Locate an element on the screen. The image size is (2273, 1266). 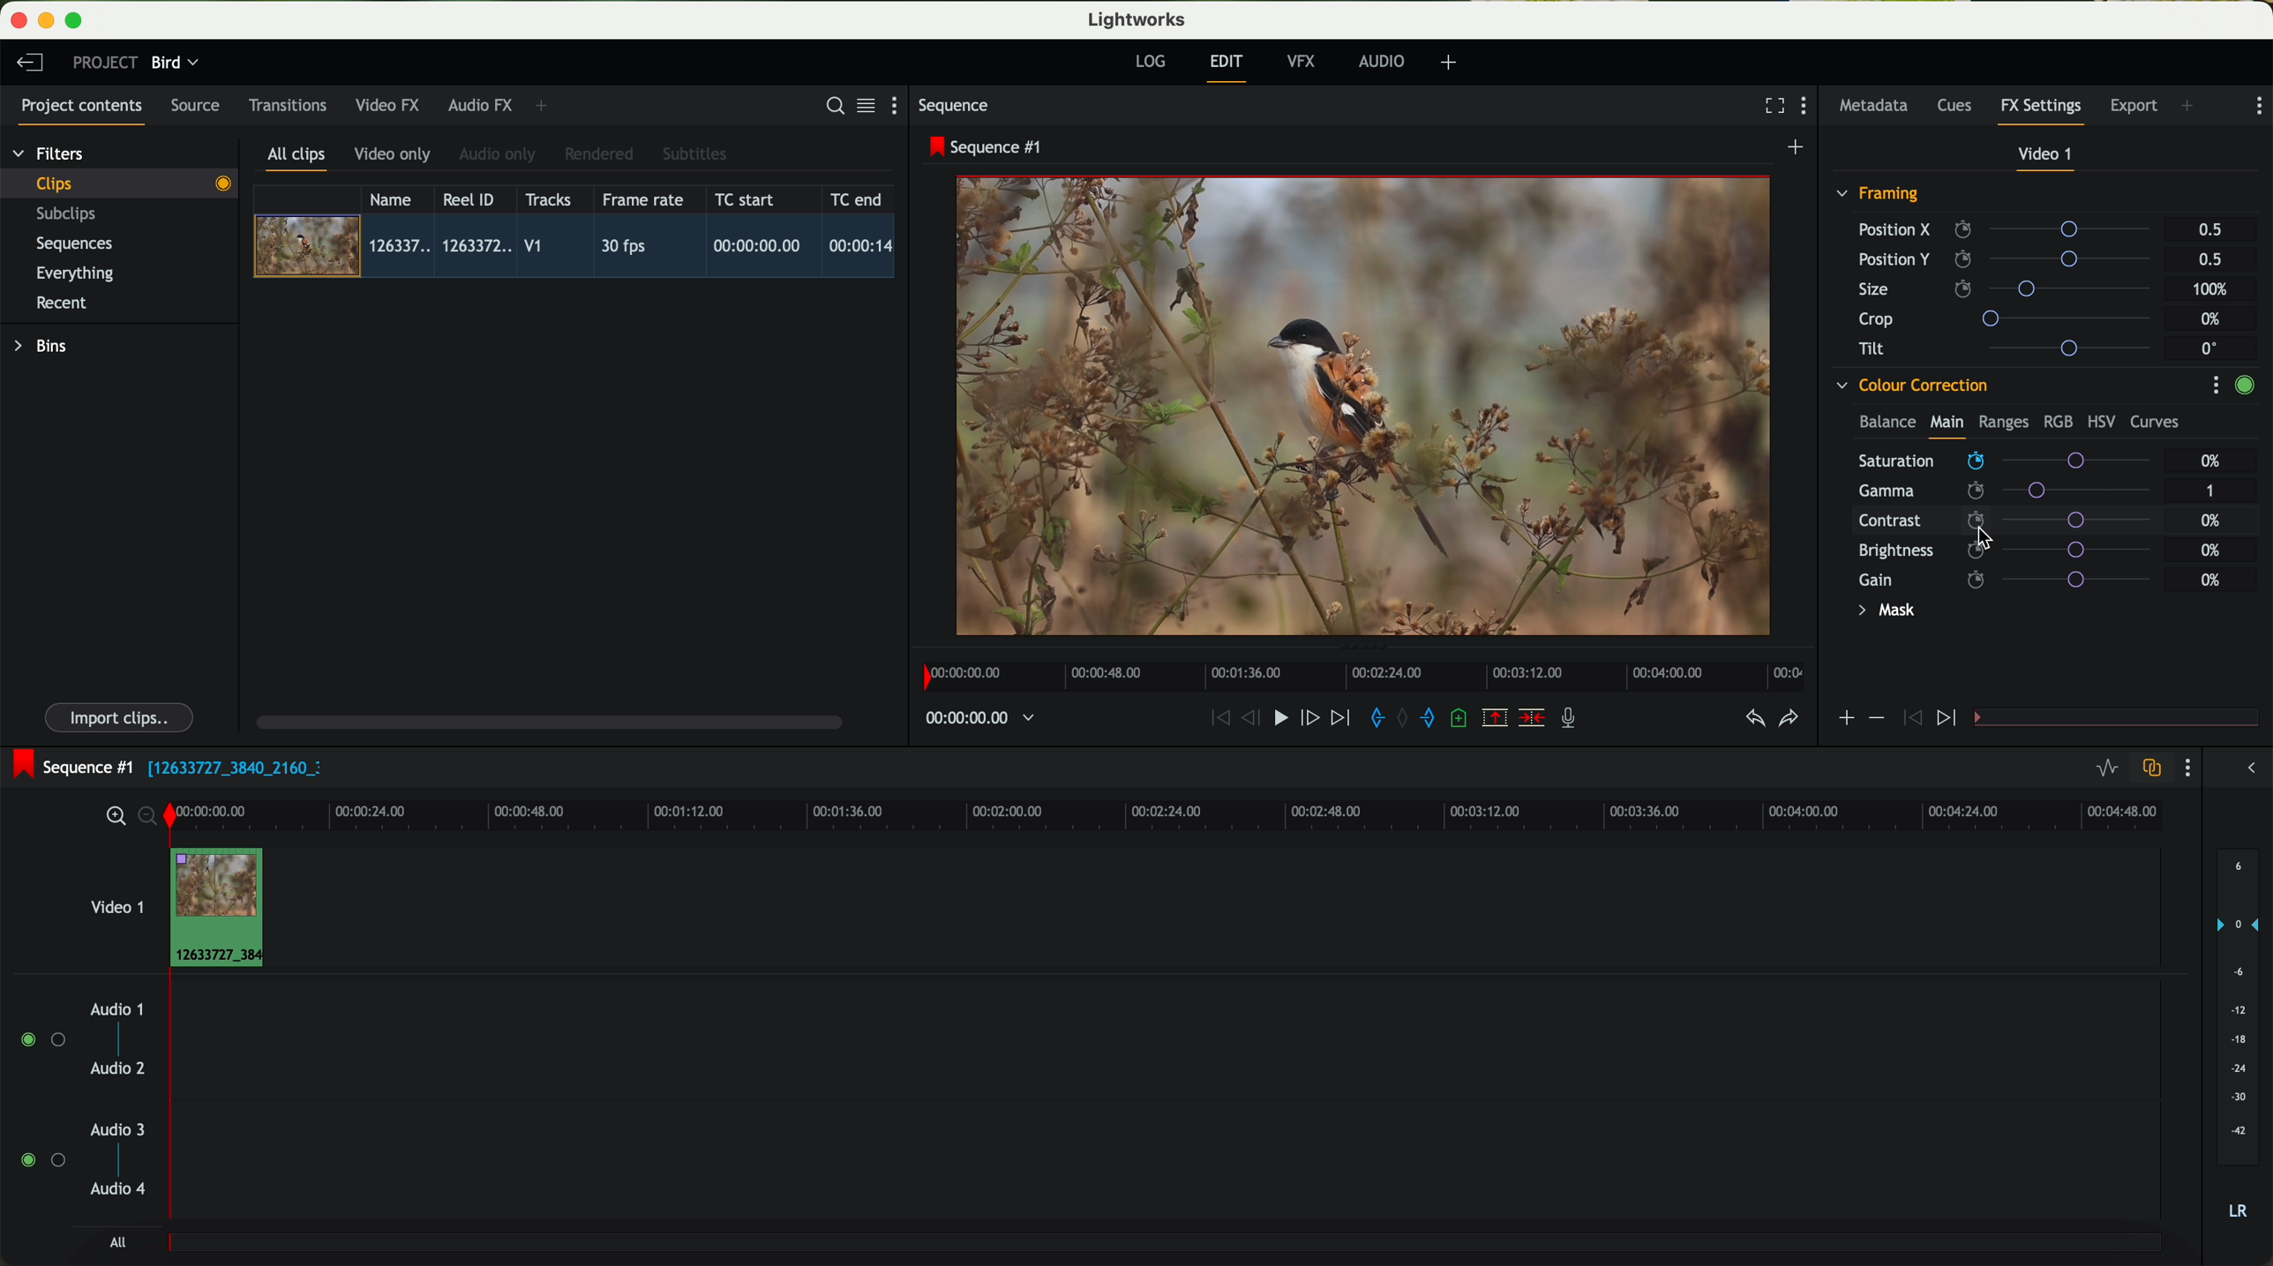
Lightworks is located at coordinates (1138, 19).